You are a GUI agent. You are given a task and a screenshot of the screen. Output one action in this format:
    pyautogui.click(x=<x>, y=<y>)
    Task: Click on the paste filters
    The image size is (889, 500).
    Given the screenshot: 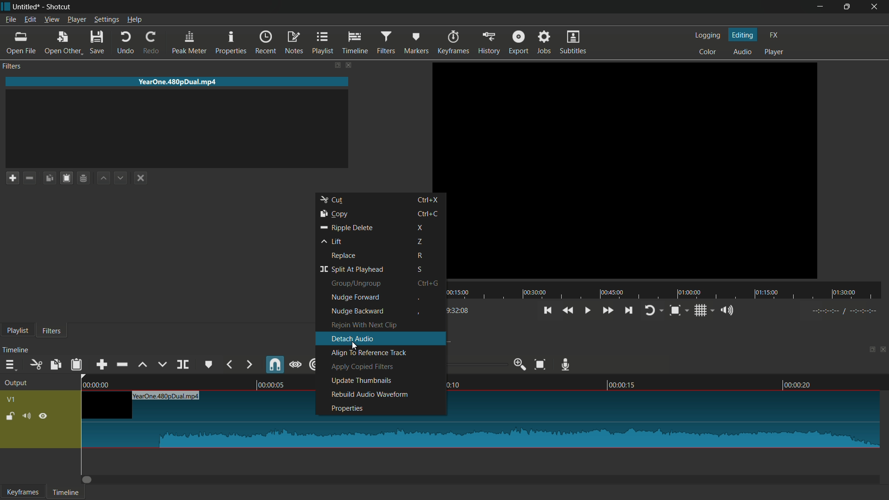 What is the action you would take?
    pyautogui.click(x=68, y=178)
    